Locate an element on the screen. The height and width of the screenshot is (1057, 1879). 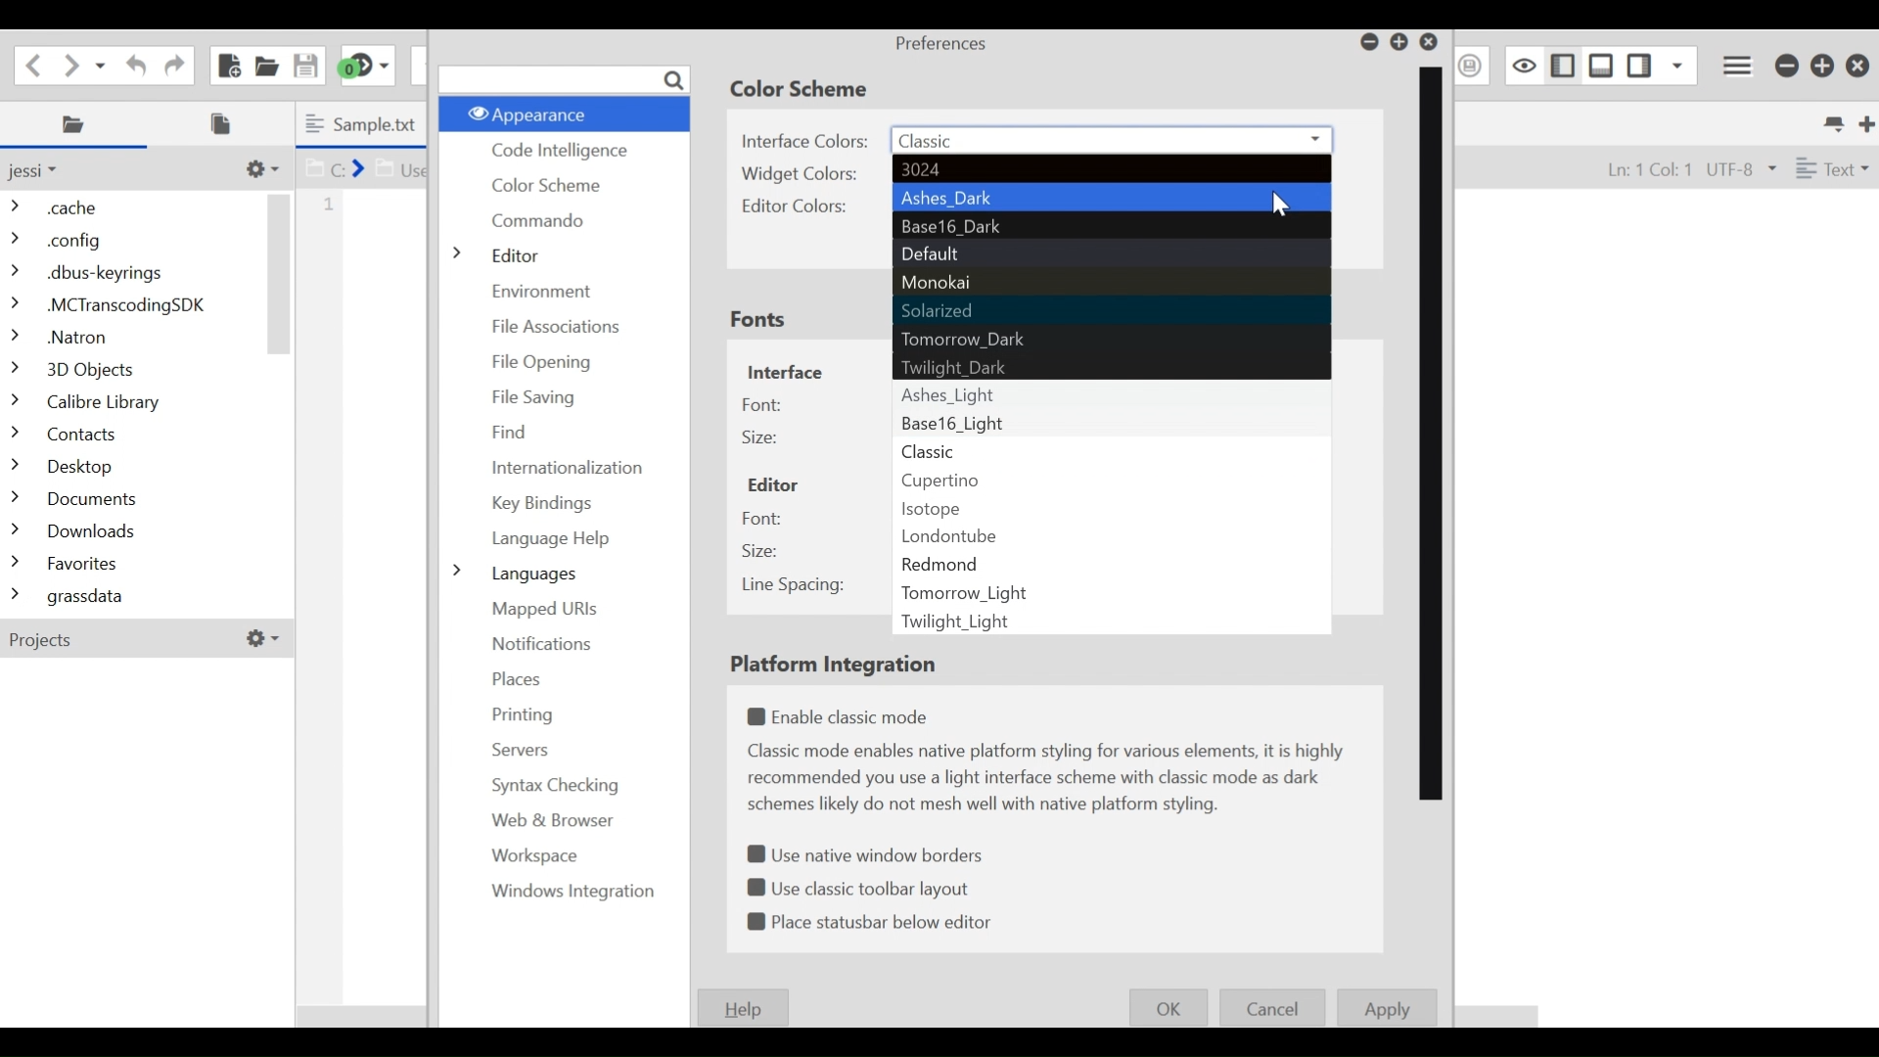
Key Finding is located at coordinates (544, 505).